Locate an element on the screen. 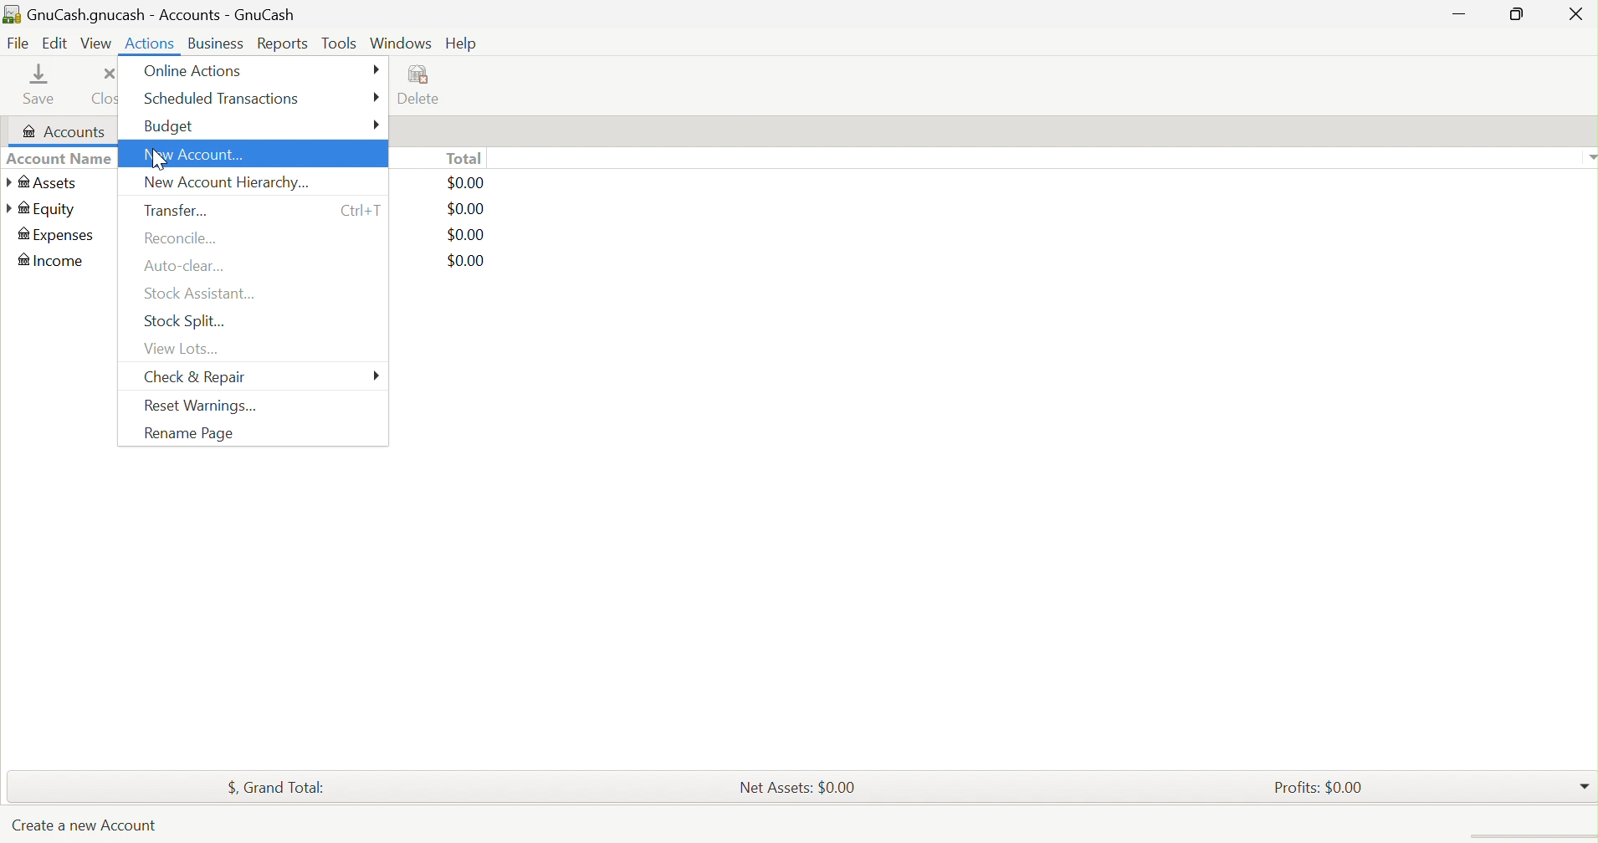 This screenshot has height=843, width=1598. Close is located at coordinates (1575, 17).